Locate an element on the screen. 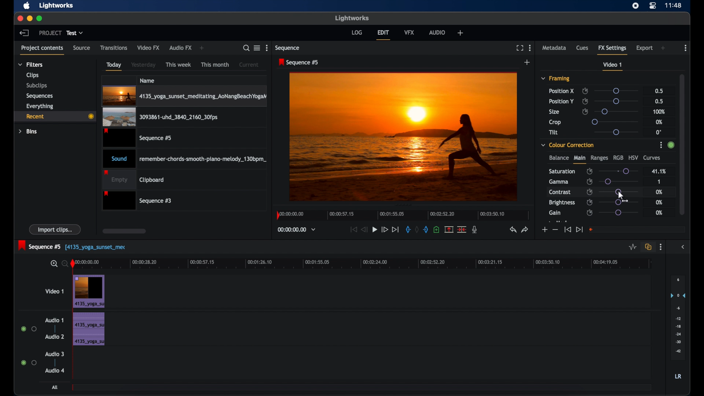 This screenshot has height=396, width=704. slider is located at coordinates (618, 101).